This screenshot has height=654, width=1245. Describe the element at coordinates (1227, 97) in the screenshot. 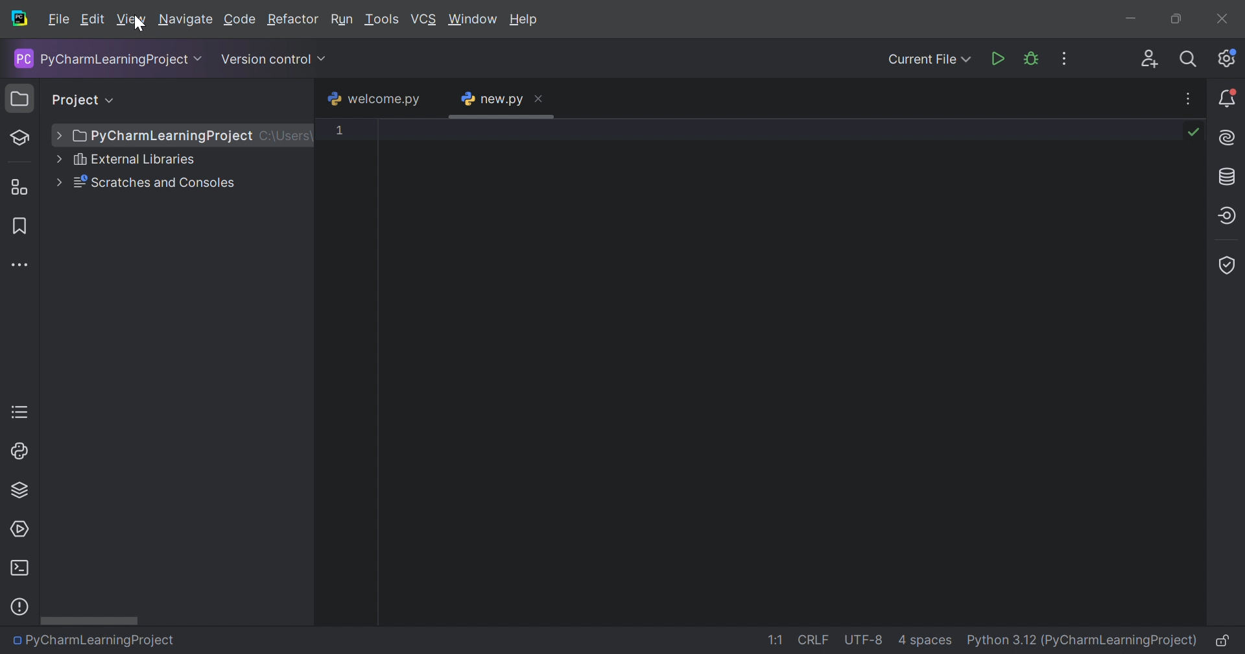

I see `Updates available` at that location.